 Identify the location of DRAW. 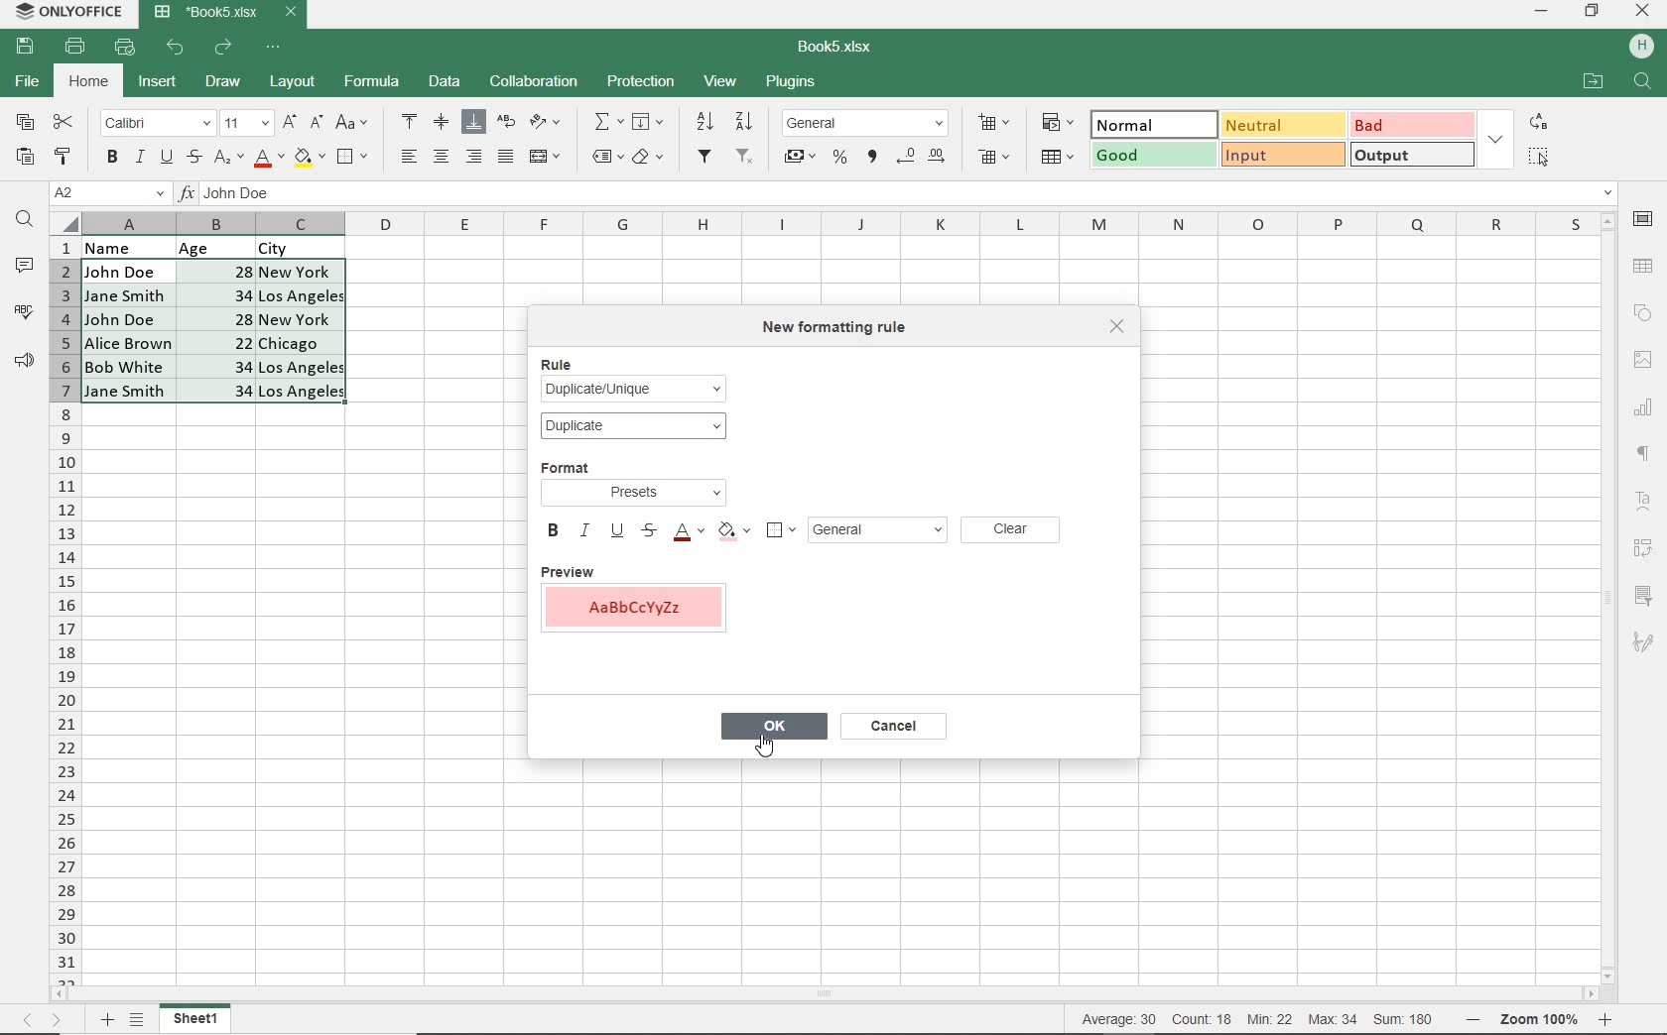
(224, 81).